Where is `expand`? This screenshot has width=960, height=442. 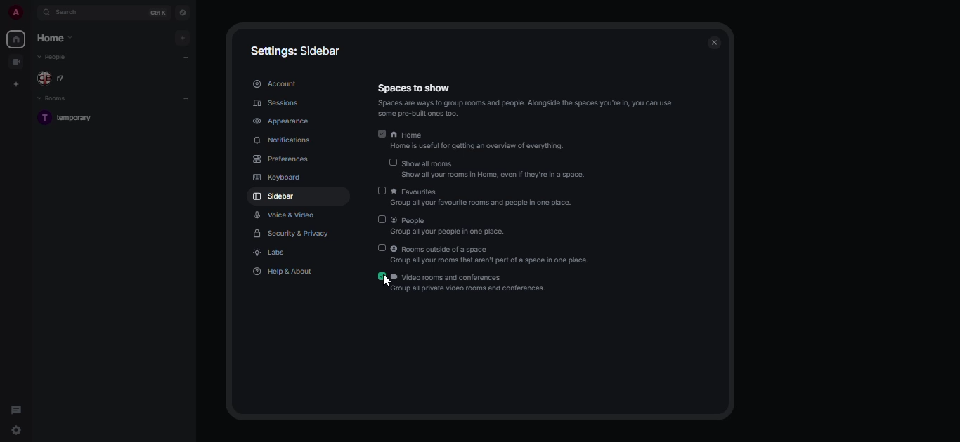 expand is located at coordinates (32, 13).